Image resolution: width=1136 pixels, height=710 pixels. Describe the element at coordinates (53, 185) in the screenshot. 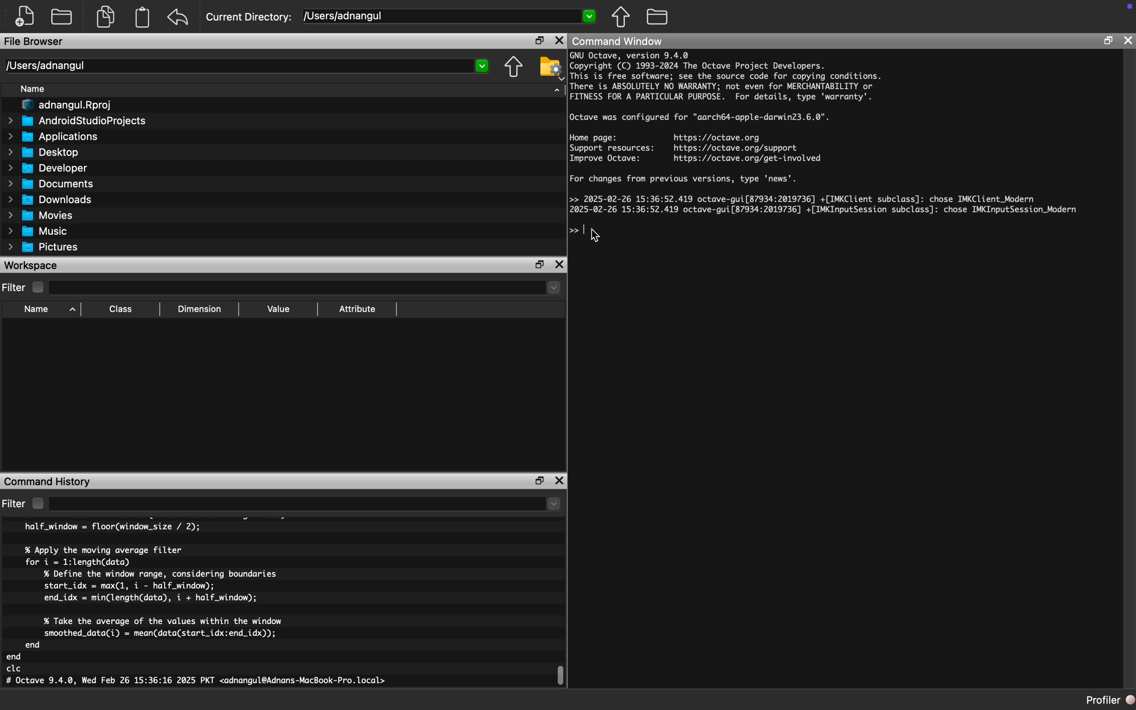

I see `Documents` at that location.